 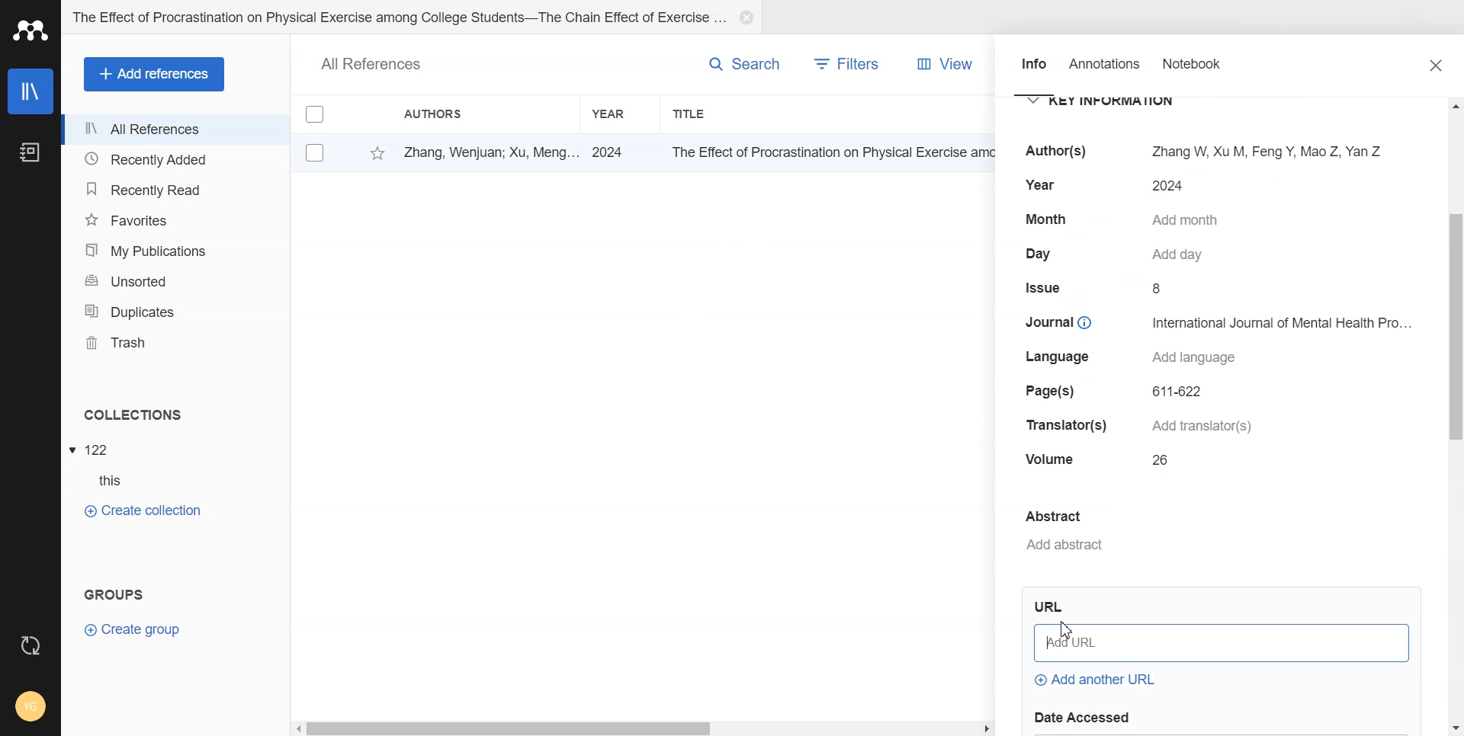 What do you see at coordinates (1216, 642) in the screenshot?
I see `Add URL` at bounding box center [1216, 642].